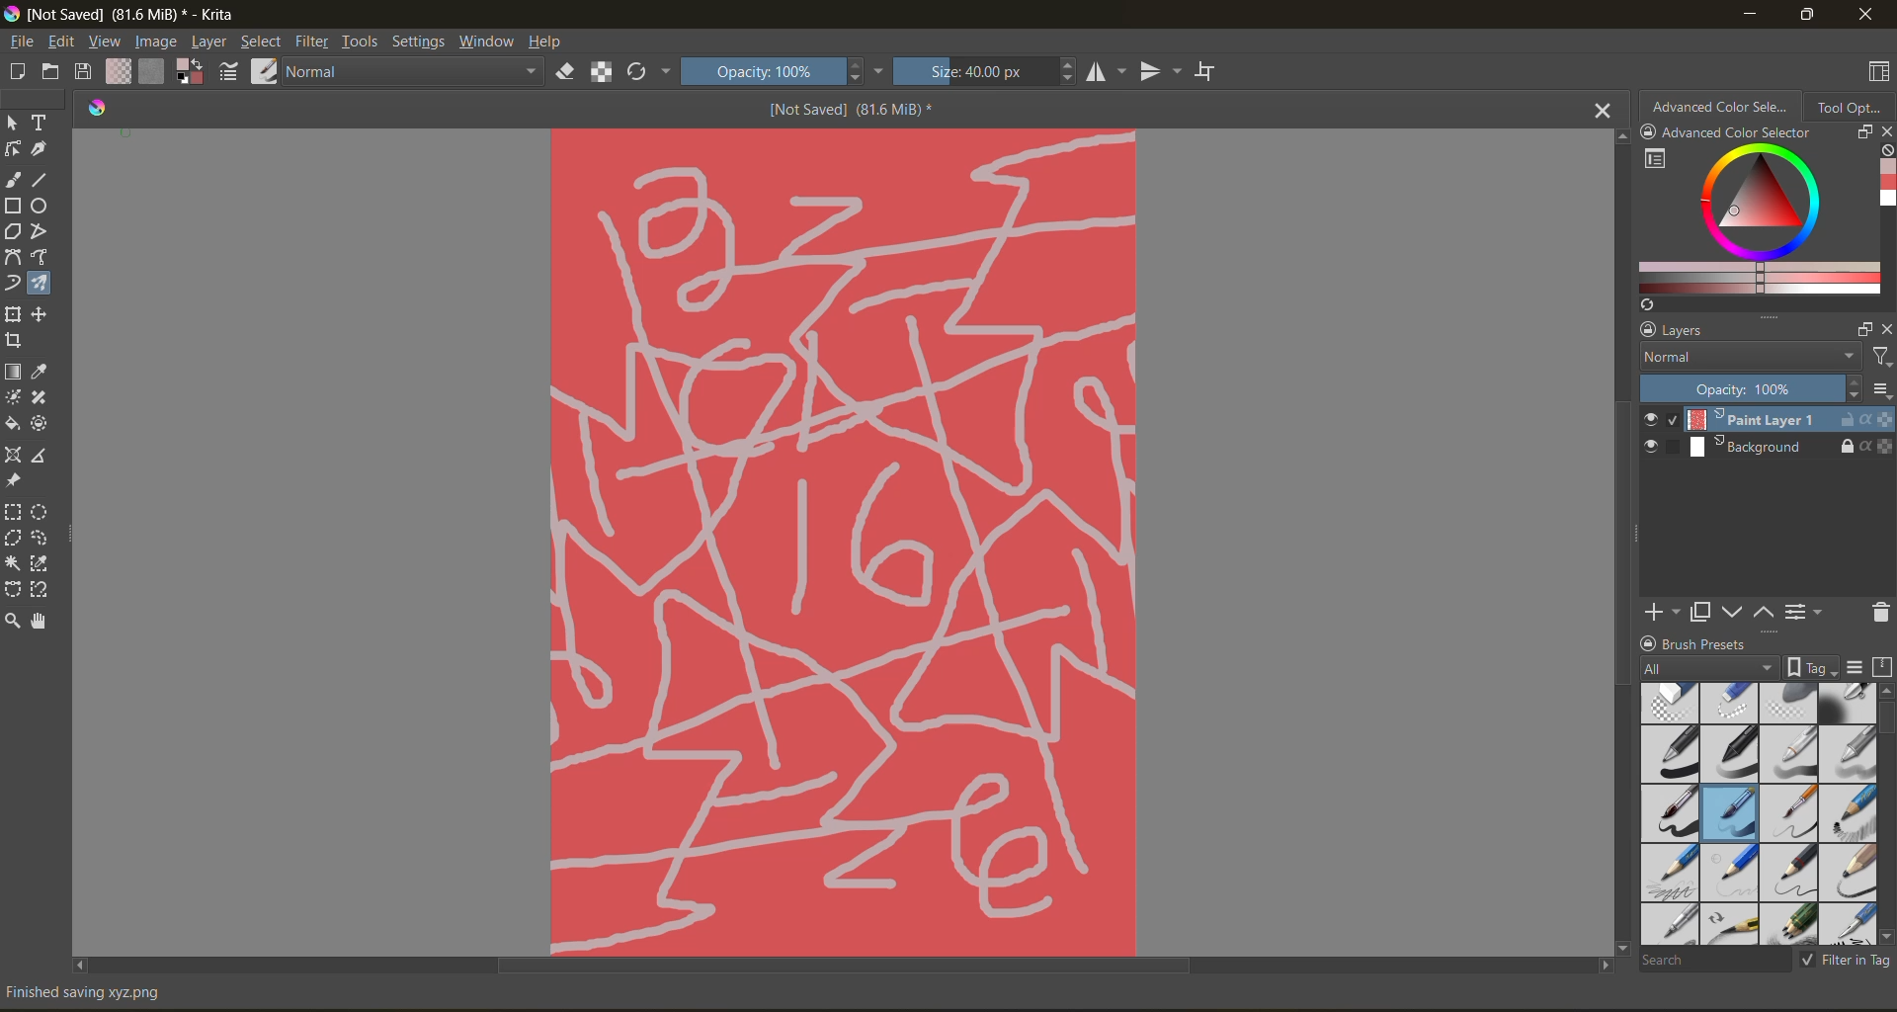 The width and height of the screenshot is (1897, 1012). I want to click on flip horizontally, so click(1103, 71).